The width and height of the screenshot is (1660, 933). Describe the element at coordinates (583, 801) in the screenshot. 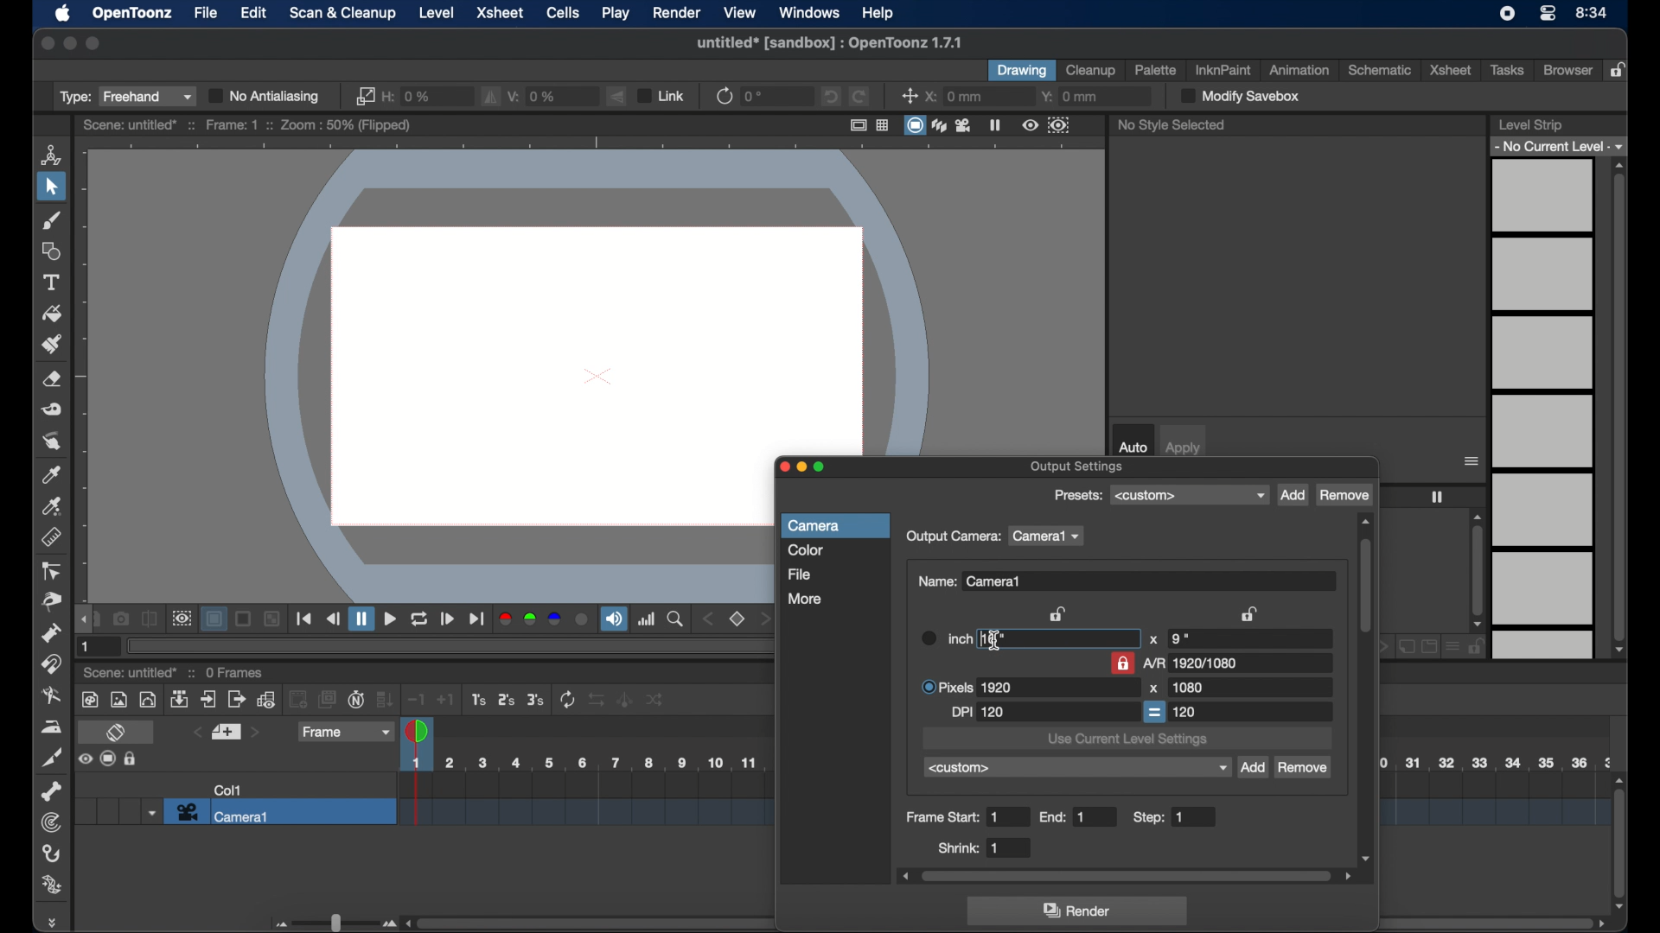

I see `scene scale` at that location.